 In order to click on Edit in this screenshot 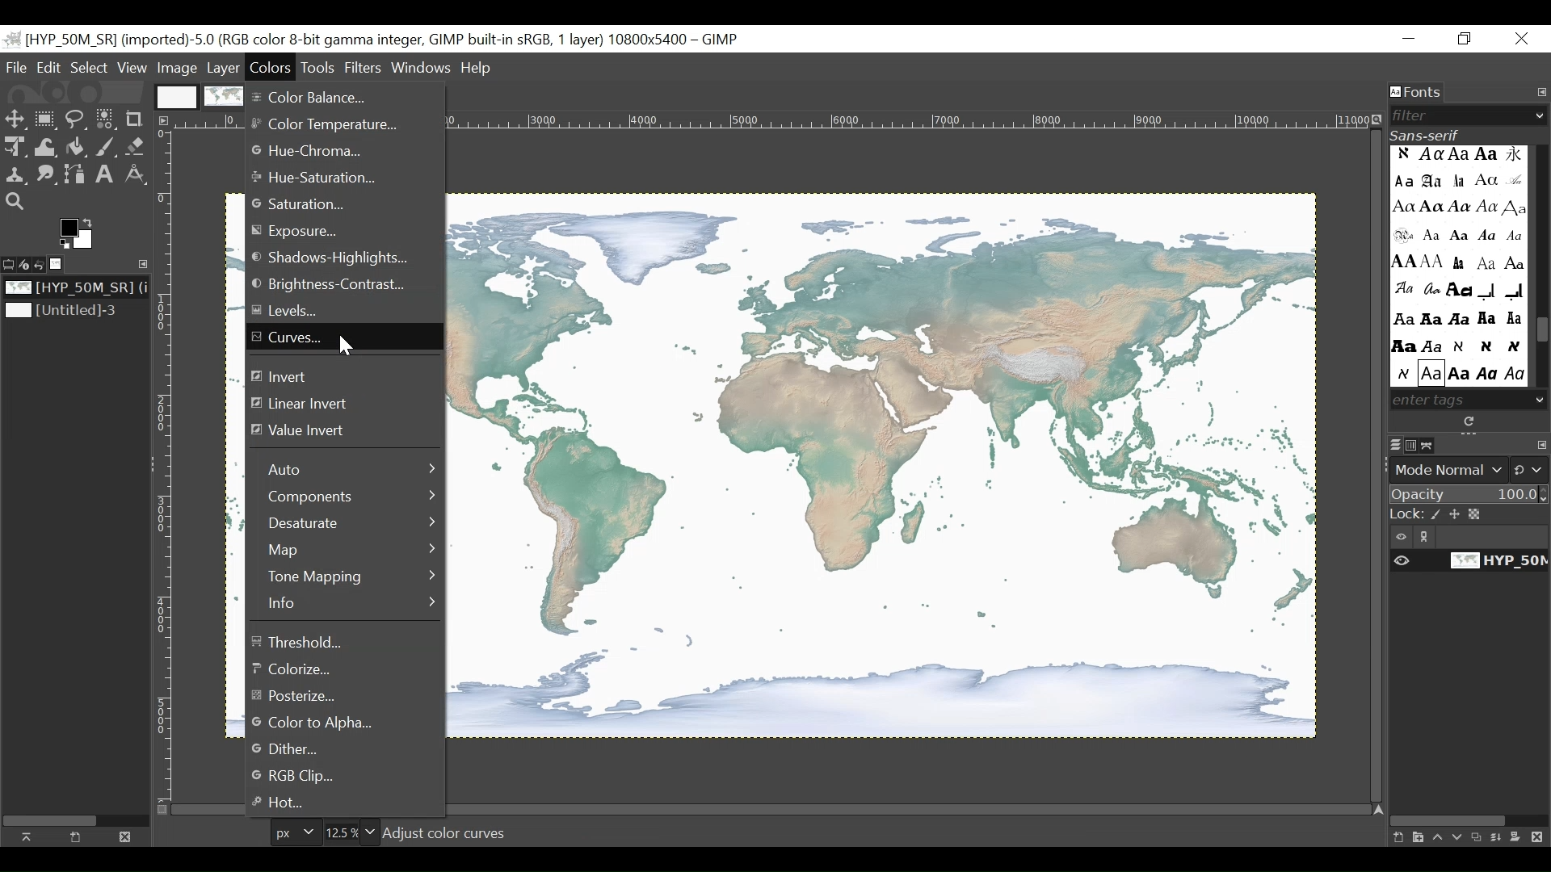, I will do `click(50, 68)`.